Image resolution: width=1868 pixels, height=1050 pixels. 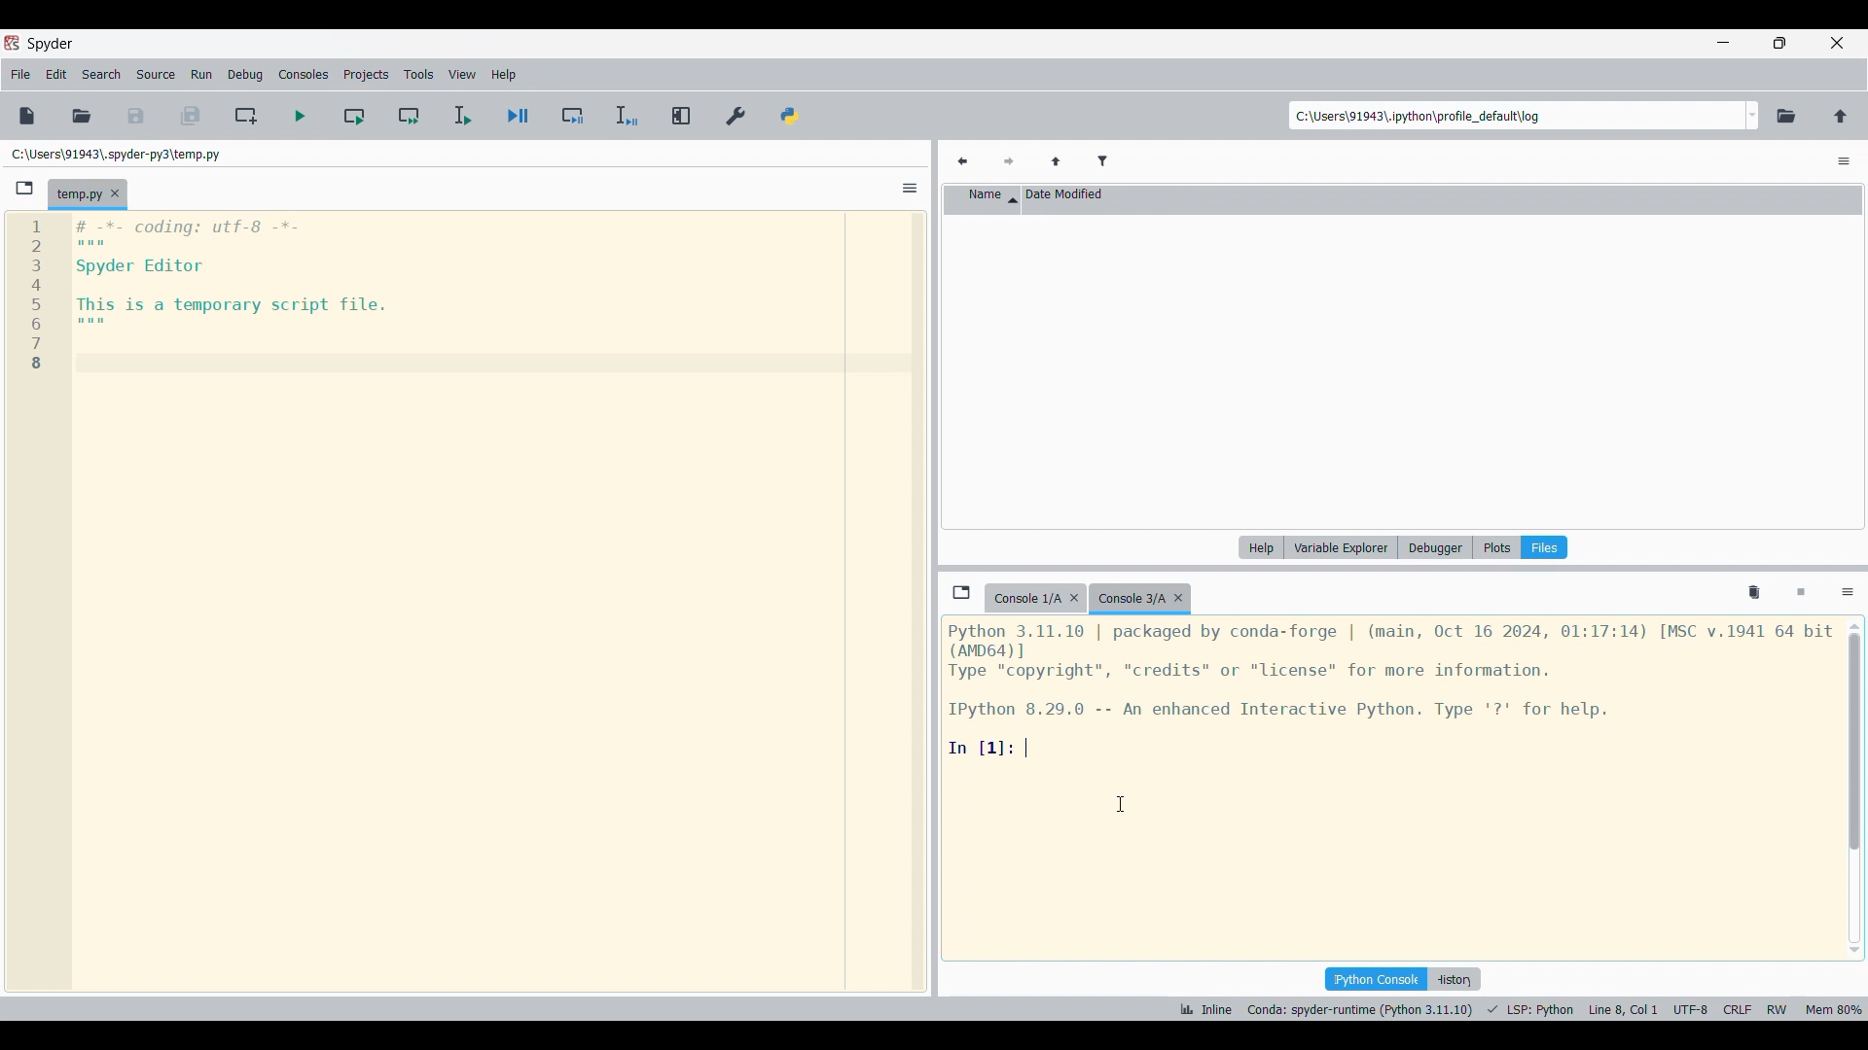 What do you see at coordinates (1852, 354) in the screenshot?
I see `scrollbar` at bounding box center [1852, 354].